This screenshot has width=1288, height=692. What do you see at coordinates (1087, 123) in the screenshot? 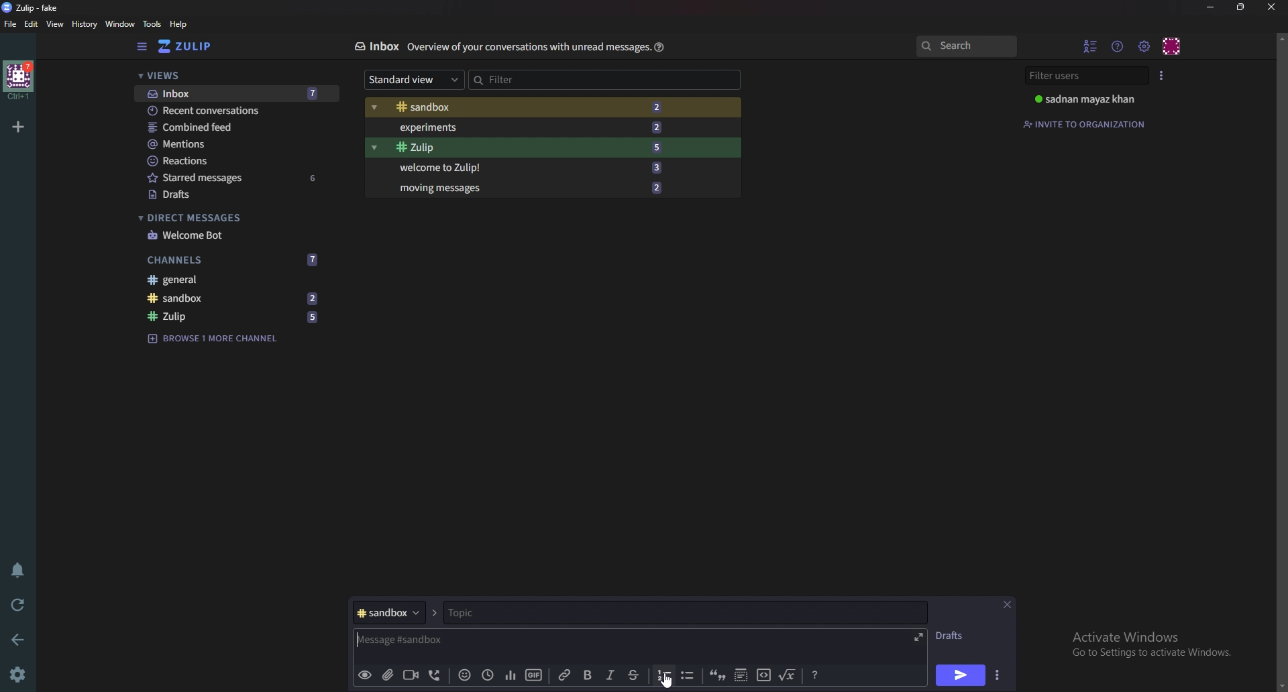
I see `Invite to organization` at bounding box center [1087, 123].